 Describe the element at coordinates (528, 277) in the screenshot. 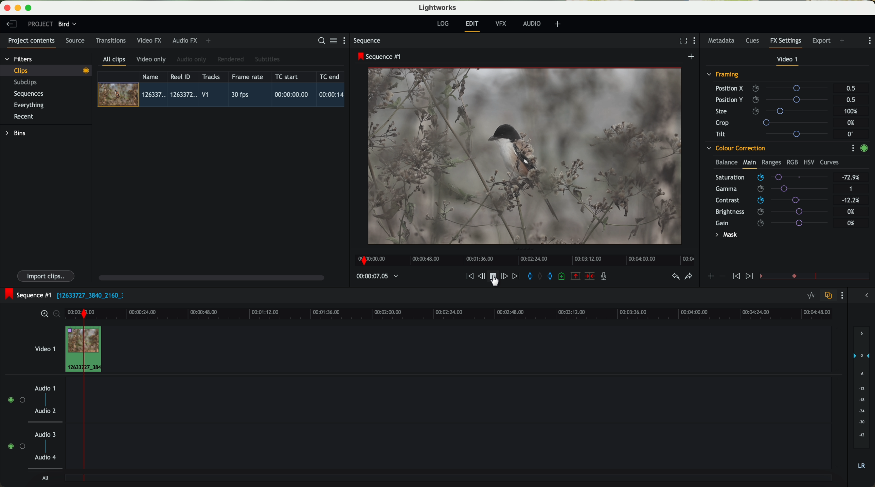

I see `add 'in' mark` at that location.